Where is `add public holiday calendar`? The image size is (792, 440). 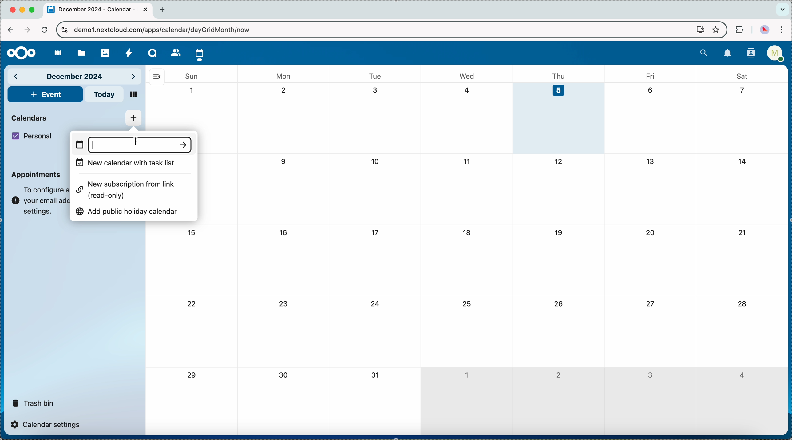
add public holiday calendar is located at coordinates (130, 210).